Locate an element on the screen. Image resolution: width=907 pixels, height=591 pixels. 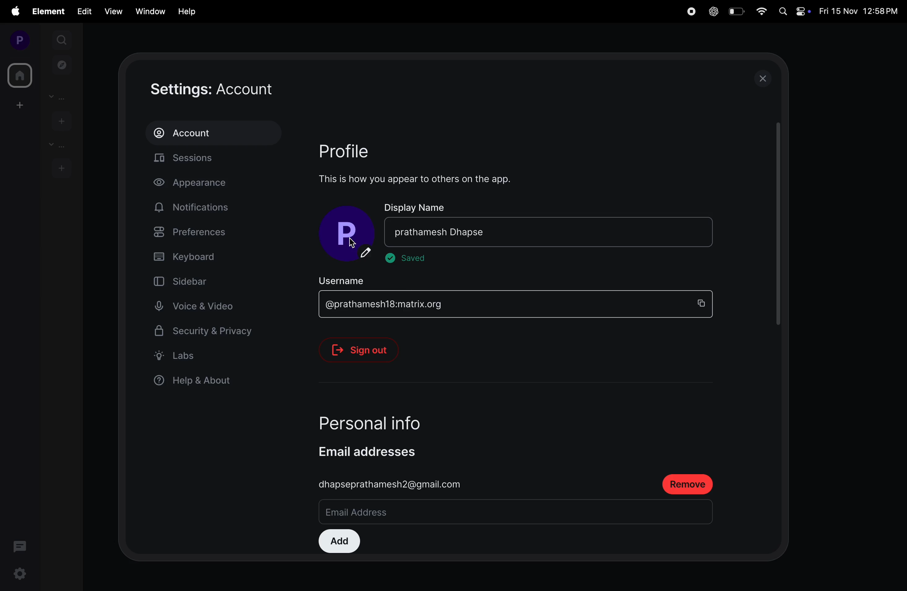
chatgpt is located at coordinates (712, 12).